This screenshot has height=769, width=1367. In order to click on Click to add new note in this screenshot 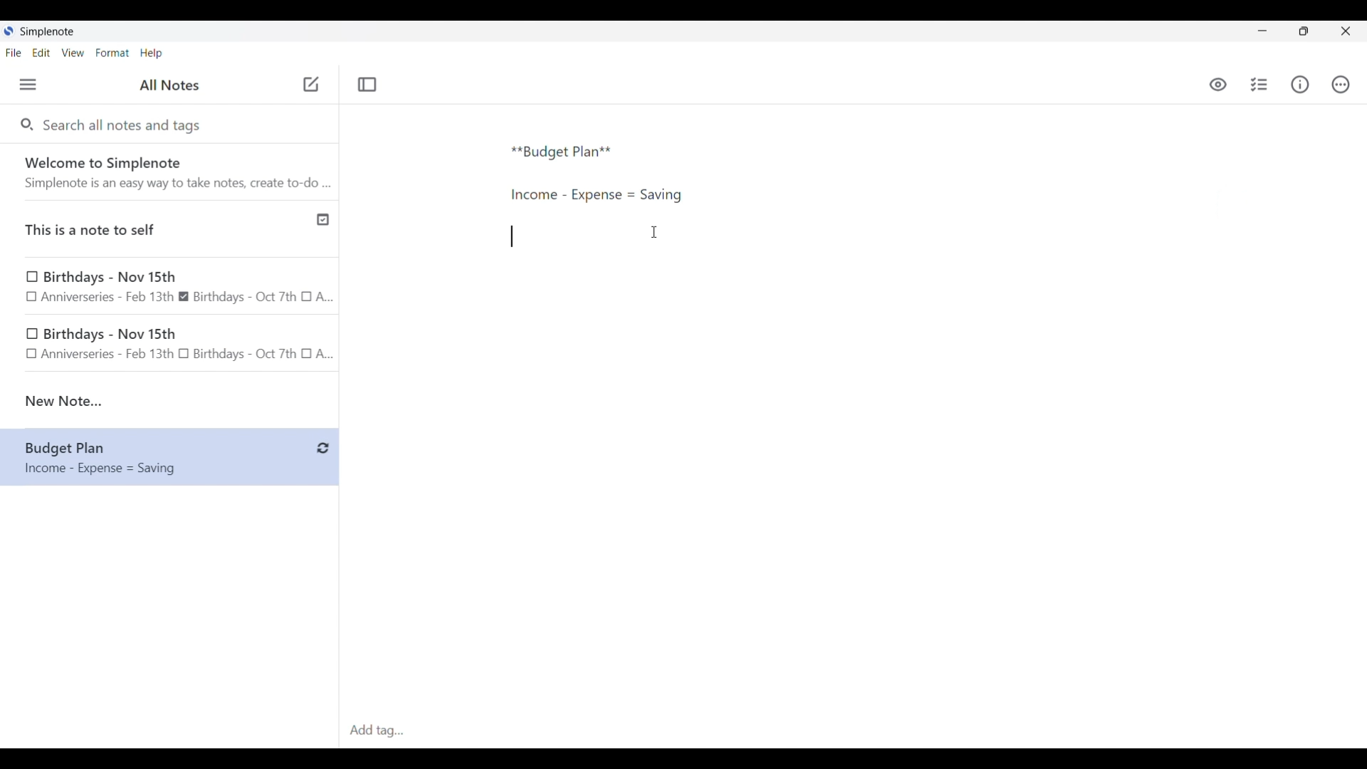, I will do `click(311, 84)`.